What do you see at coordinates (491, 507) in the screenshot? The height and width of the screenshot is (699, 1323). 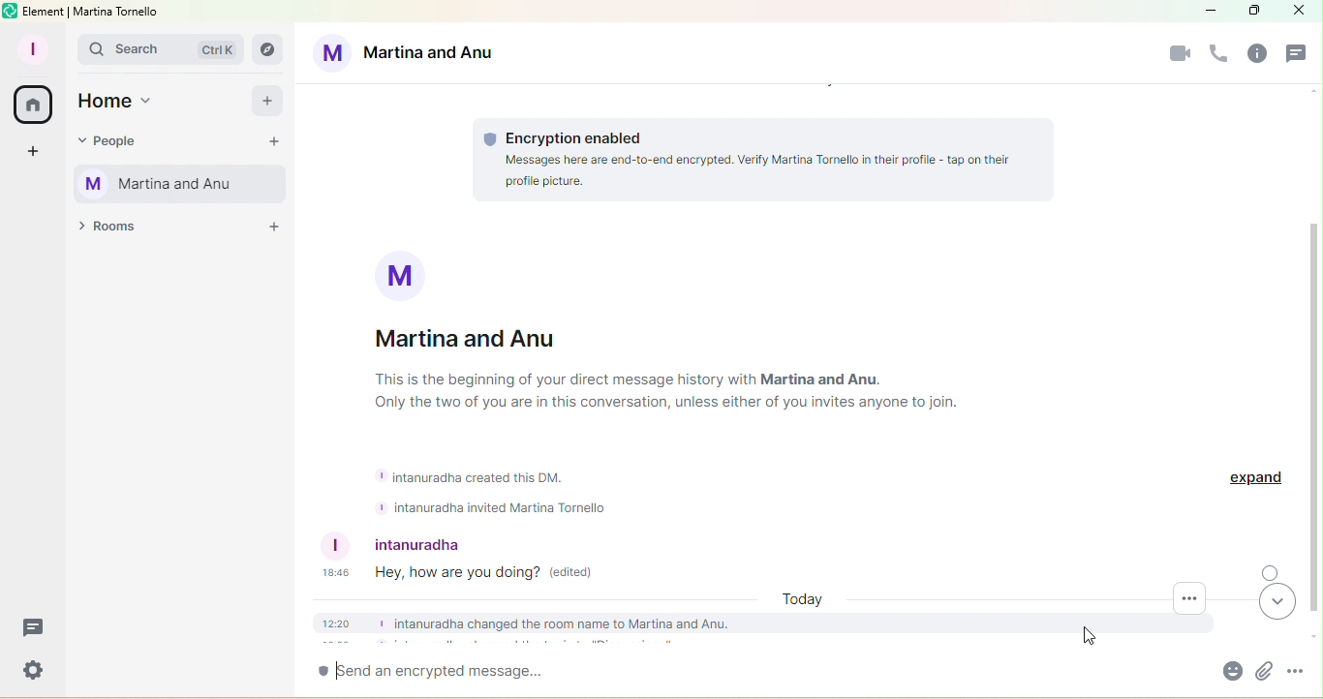 I see `+ intanuradha invited Martina Tornello` at bounding box center [491, 507].